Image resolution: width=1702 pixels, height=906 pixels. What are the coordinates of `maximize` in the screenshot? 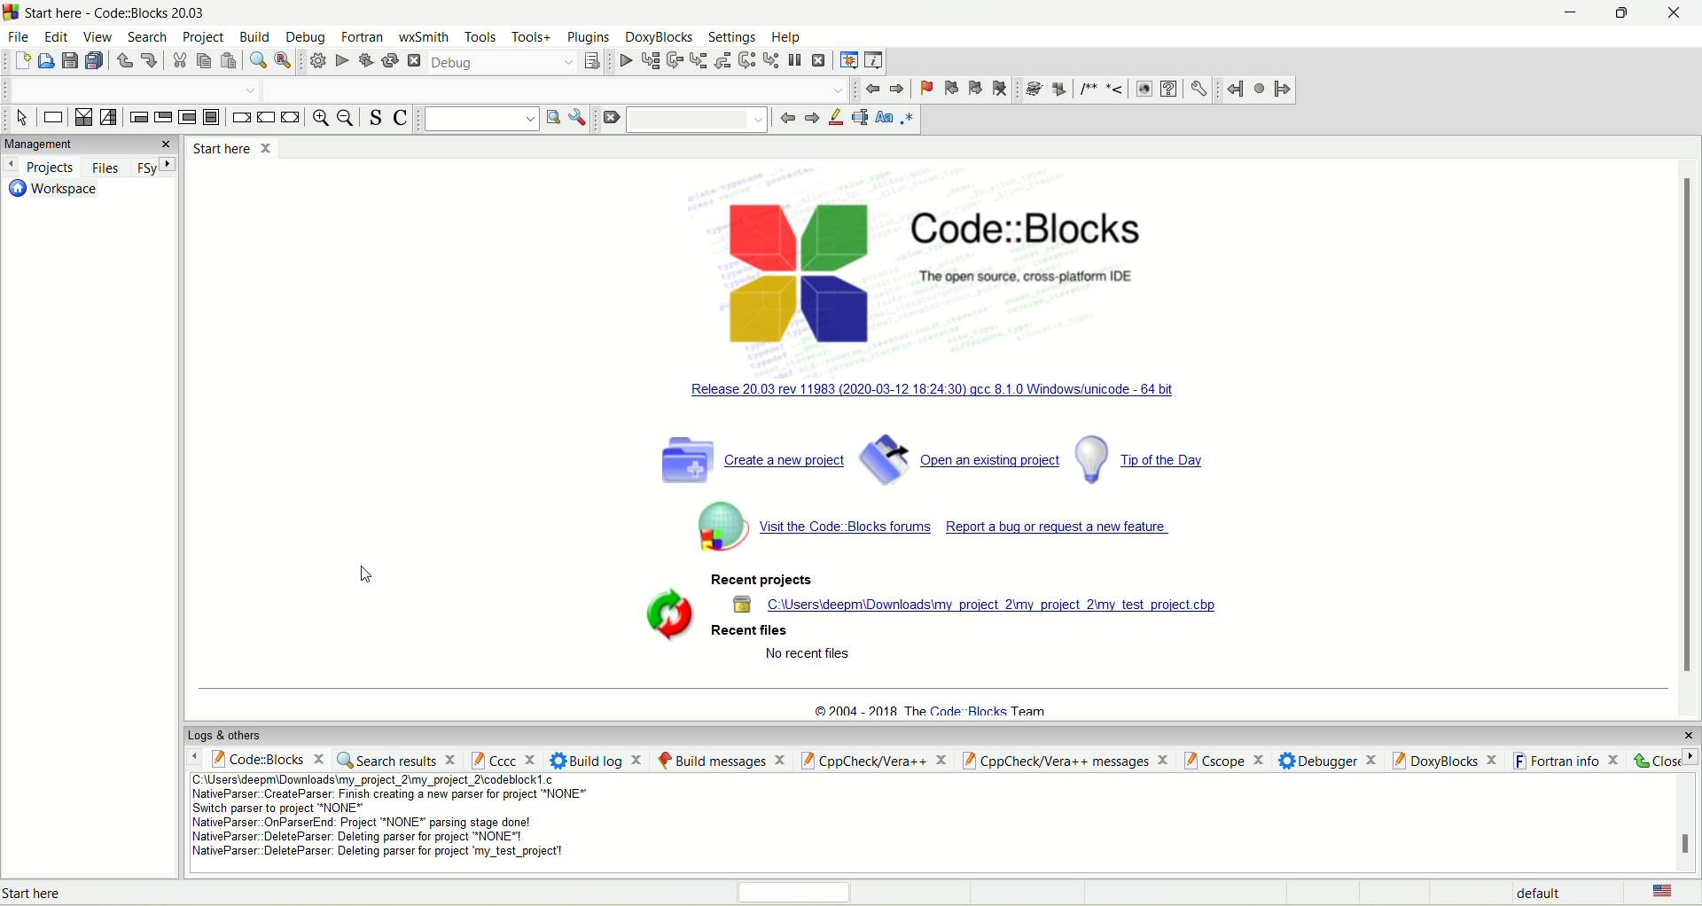 It's located at (1627, 12).